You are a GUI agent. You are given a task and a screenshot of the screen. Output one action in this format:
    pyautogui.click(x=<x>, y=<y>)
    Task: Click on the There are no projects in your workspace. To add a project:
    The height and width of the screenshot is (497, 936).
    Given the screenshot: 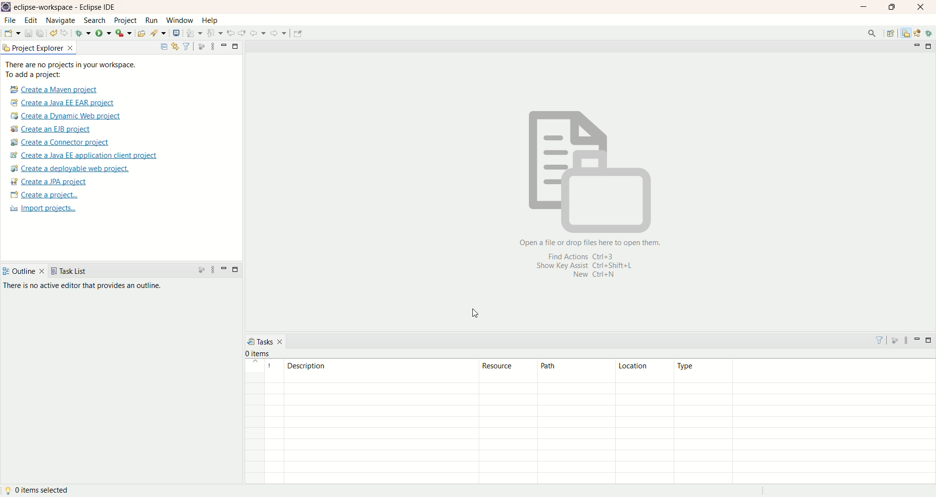 What is the action you would take?
    pyautogui.click(x=75, y=69)
    